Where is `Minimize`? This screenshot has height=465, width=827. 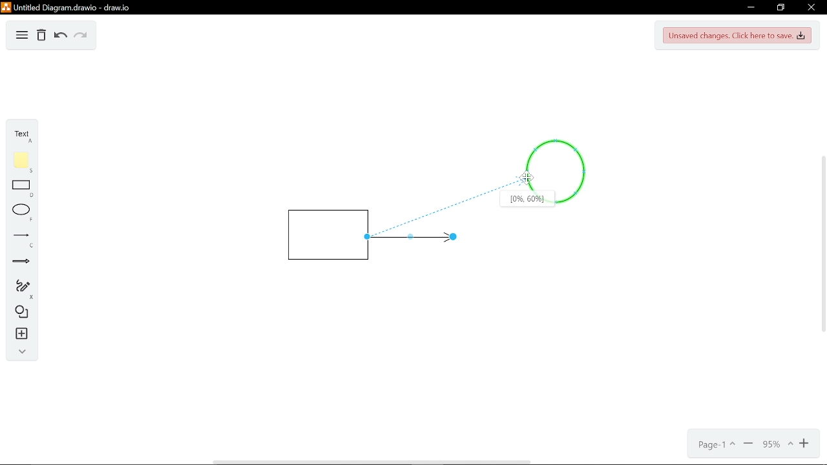
Minimize is located at coordinates (751, 7).